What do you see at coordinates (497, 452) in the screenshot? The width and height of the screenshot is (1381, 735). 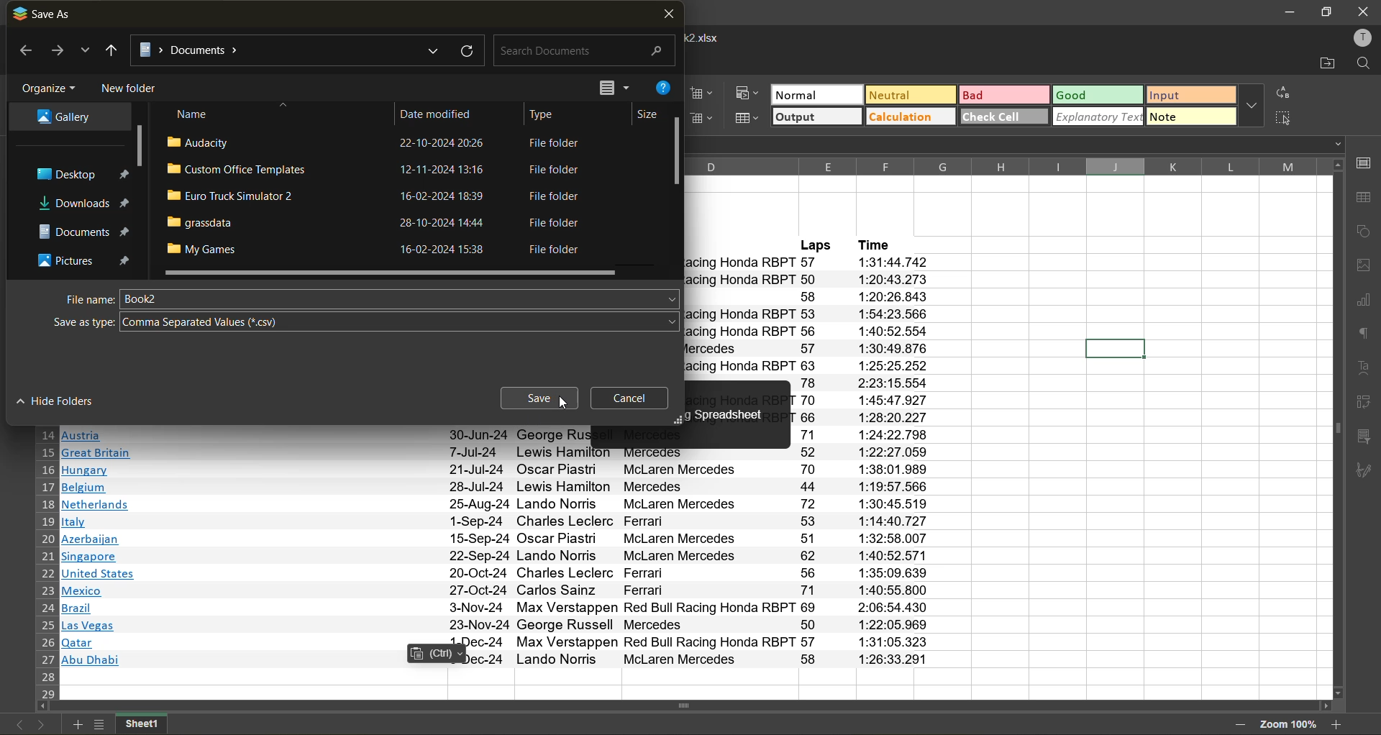 I see `text info` at bounding box center [497, 452].